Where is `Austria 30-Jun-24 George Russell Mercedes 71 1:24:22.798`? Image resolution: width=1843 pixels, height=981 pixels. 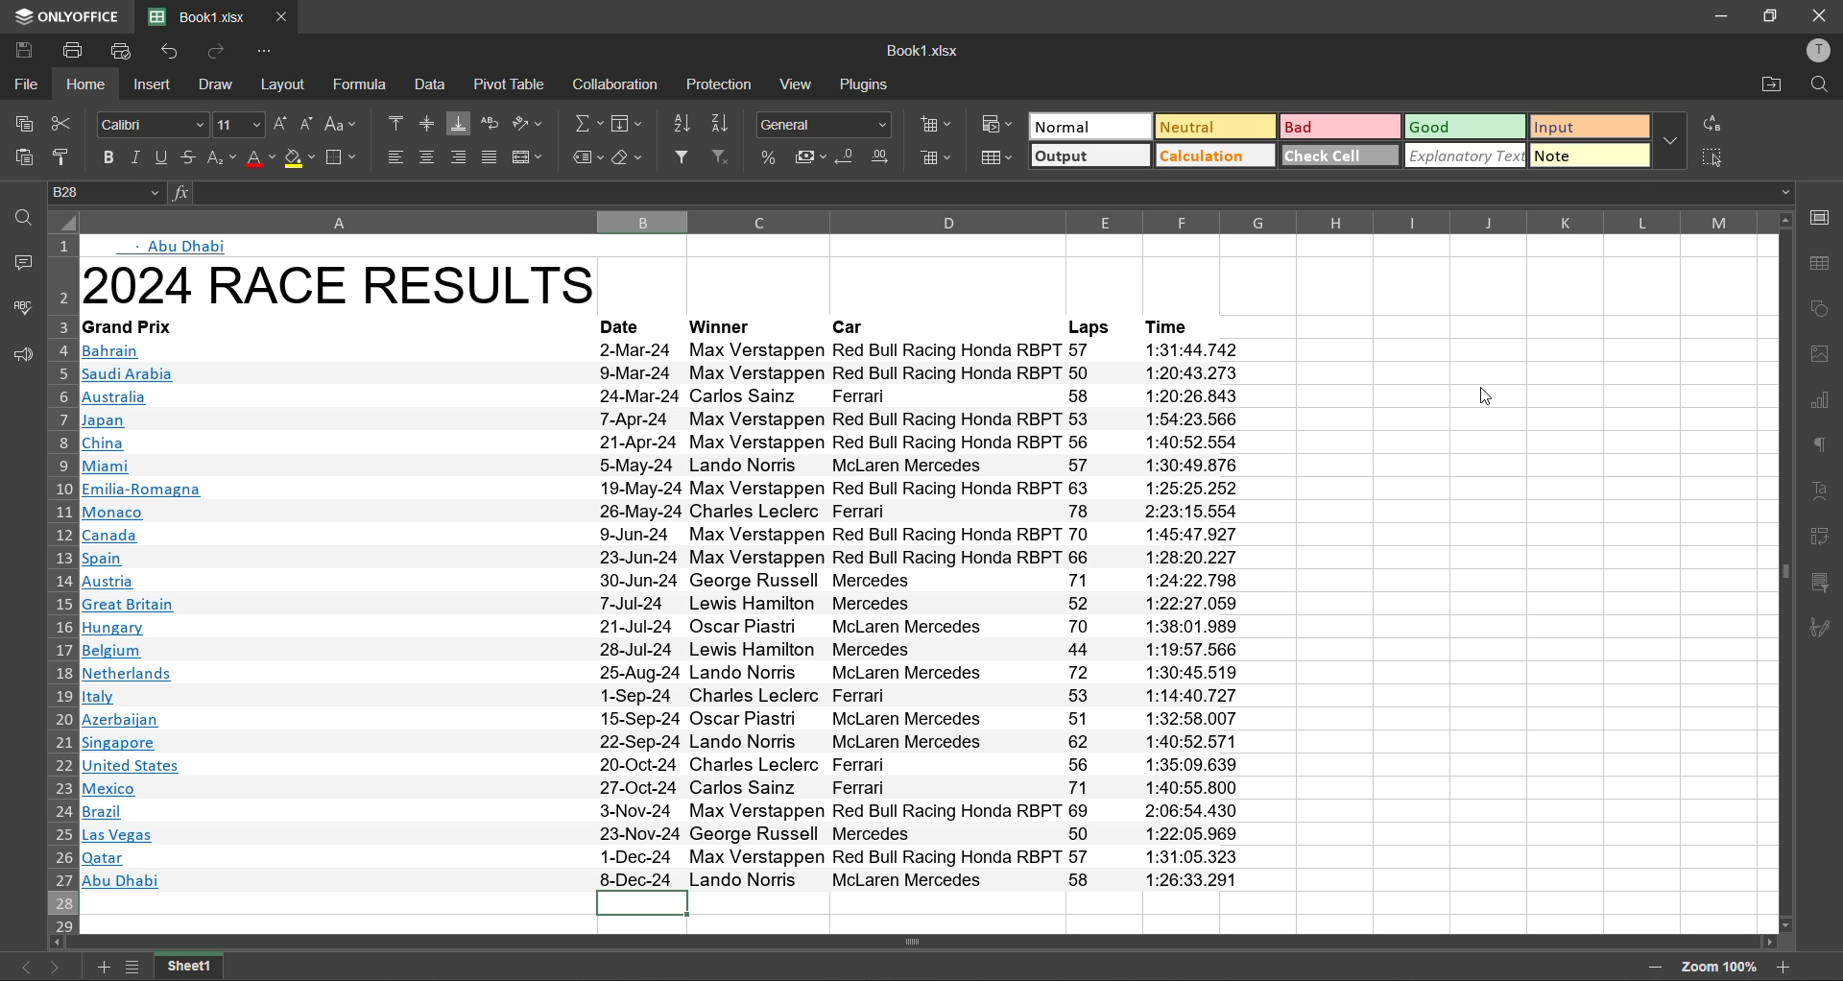
Austria 30-Jun-24 George Russell Mercedes 71 1:24:22.798 is located at coordinates (661, 581).